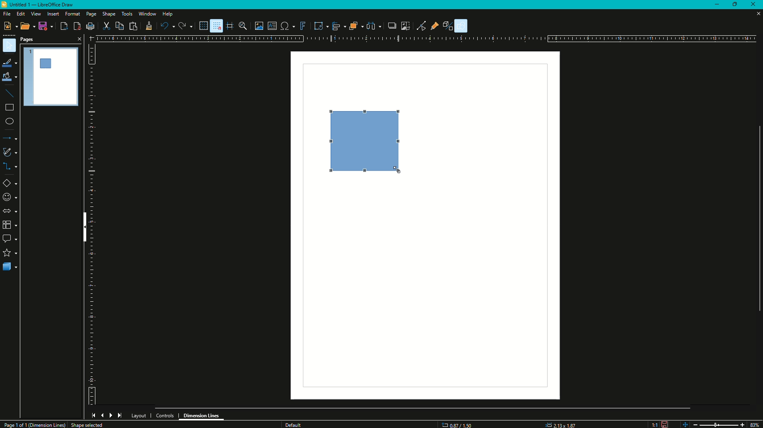  Describe the element at coordinates (302, 25) in the screenshot. I see `Insert Fontwork Text` at that location.